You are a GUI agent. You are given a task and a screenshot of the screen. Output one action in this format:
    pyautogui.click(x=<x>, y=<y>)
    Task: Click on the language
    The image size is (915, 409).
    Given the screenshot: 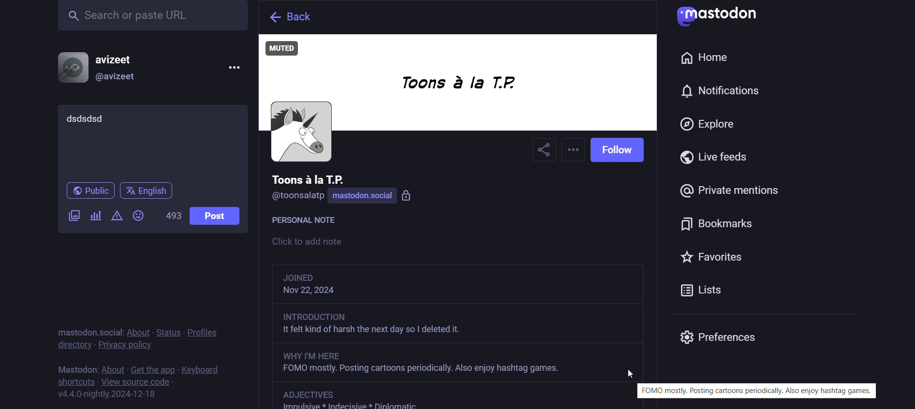 What is the action you would take?
    pyautogui.click(x=147, y=191)
    